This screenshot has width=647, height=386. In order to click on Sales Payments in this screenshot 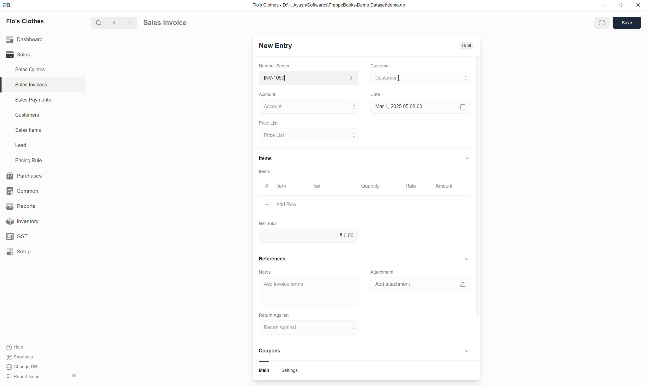, I will do `click(33, 101)`.